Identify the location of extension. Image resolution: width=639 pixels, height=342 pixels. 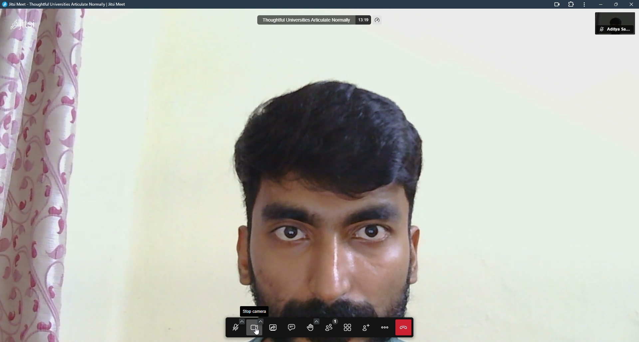
(571, 5).